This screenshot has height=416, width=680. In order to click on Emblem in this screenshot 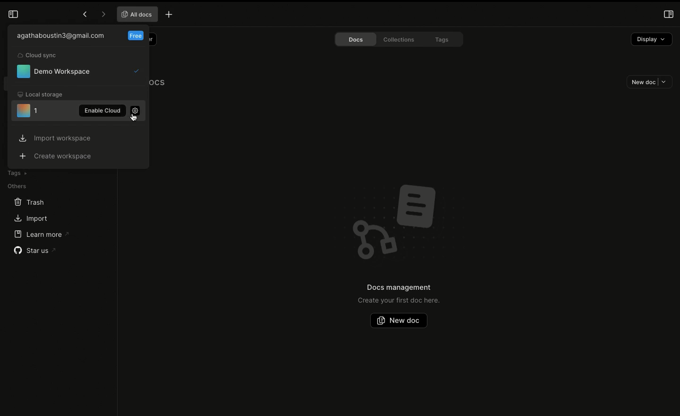, I will do `click(401, 217)`.